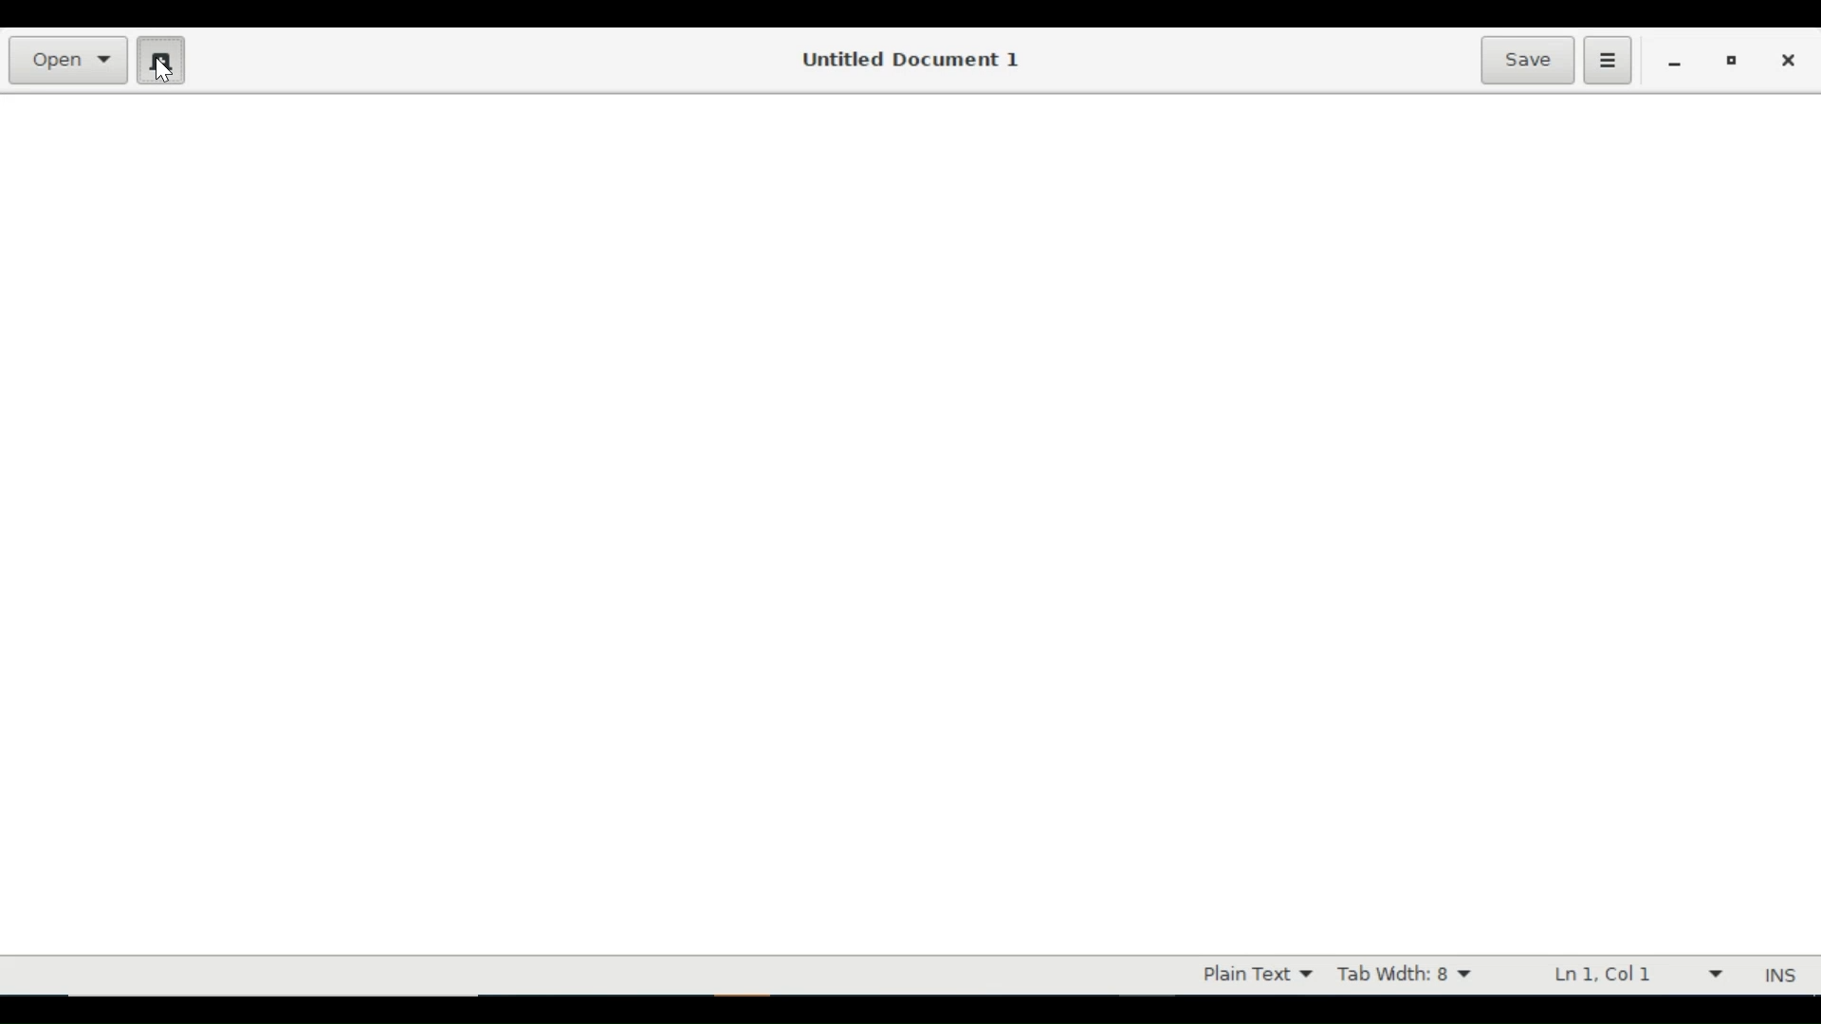 This screenshot has height=1024, width=1821. Describe the element at coordinates (909, 523) in the screenshot. I see `Text Entry Pane` at that location.